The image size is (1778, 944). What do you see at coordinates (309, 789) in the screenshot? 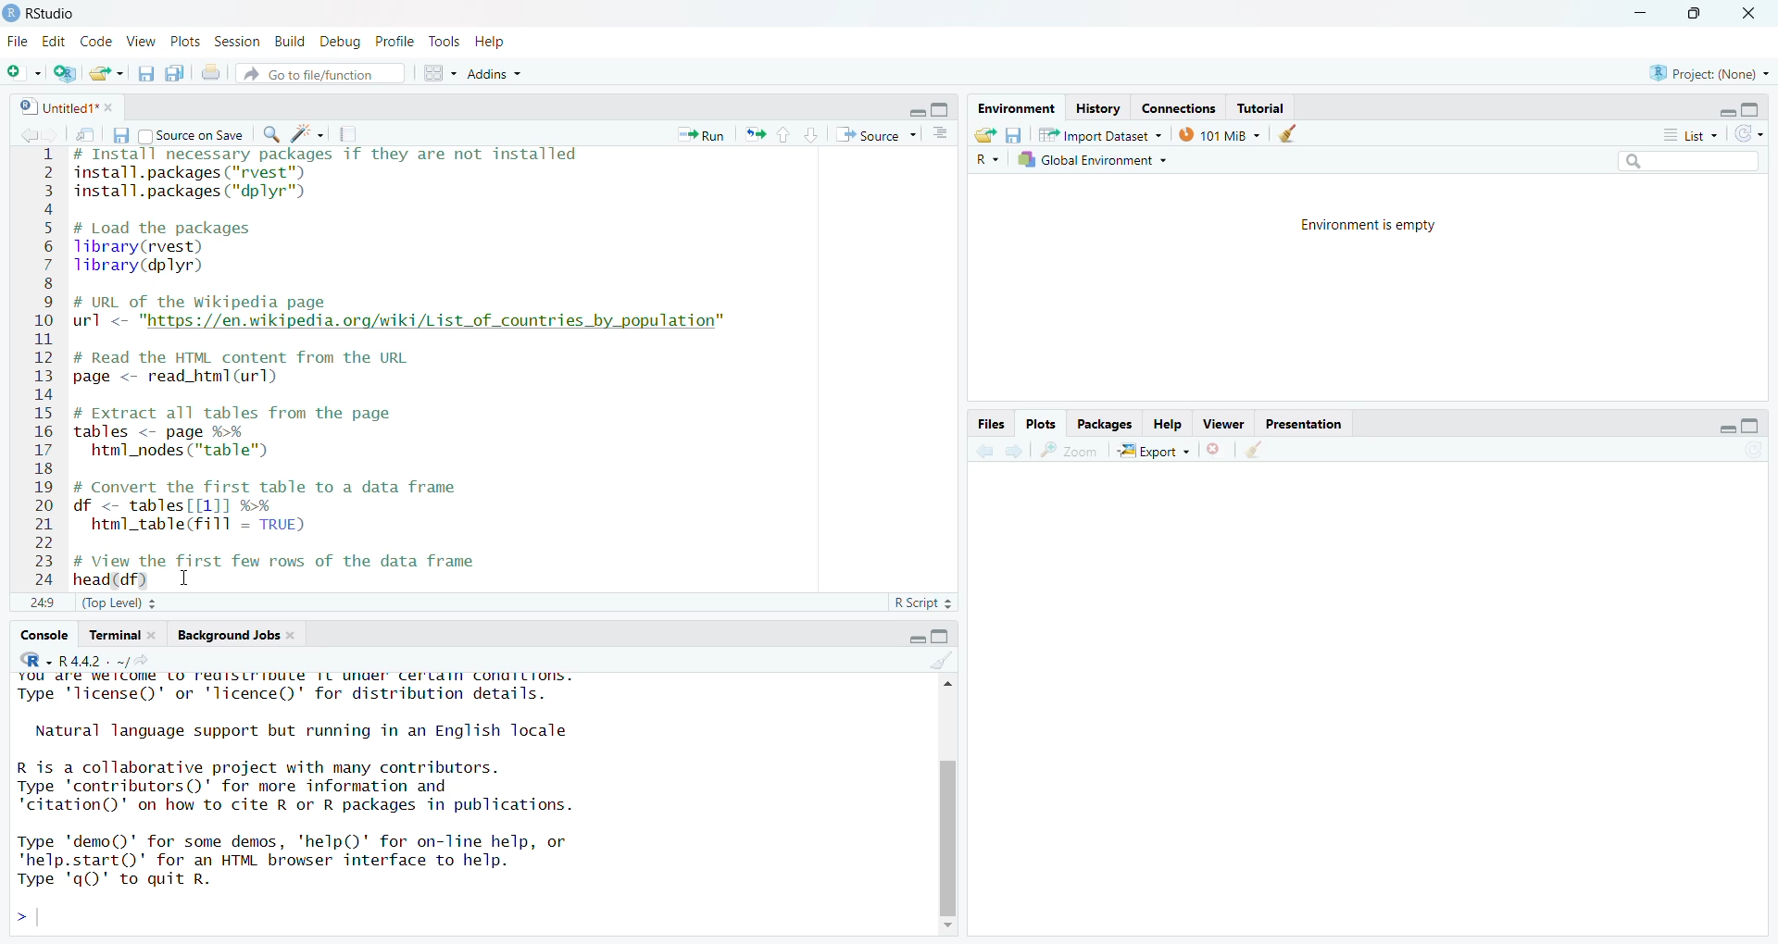
I see `R is a collaborative project with many contributors.
Type 'contributors()' for more information and
"citation()' on how to cite R or R packages in publications.` at bounding box center [309, 789].